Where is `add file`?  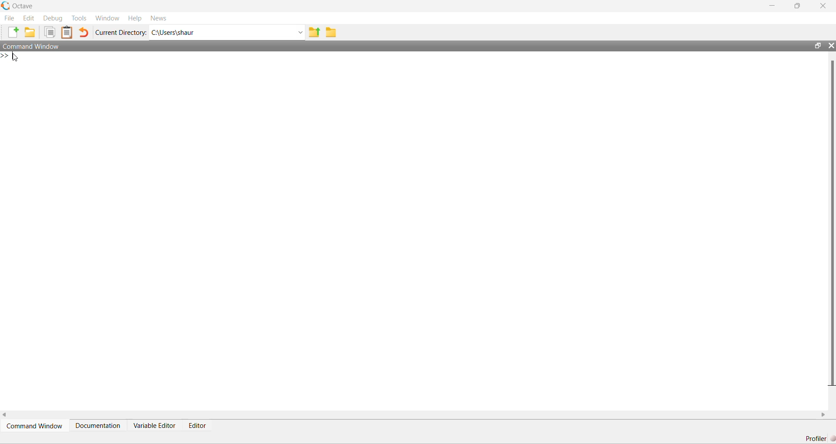
add file is located at coordinates (14, 32).